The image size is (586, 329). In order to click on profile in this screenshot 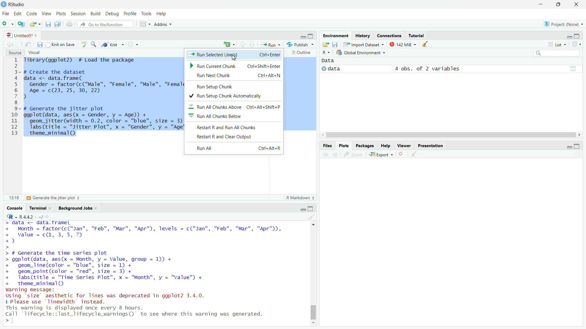, I will do `click(131, 13)`.